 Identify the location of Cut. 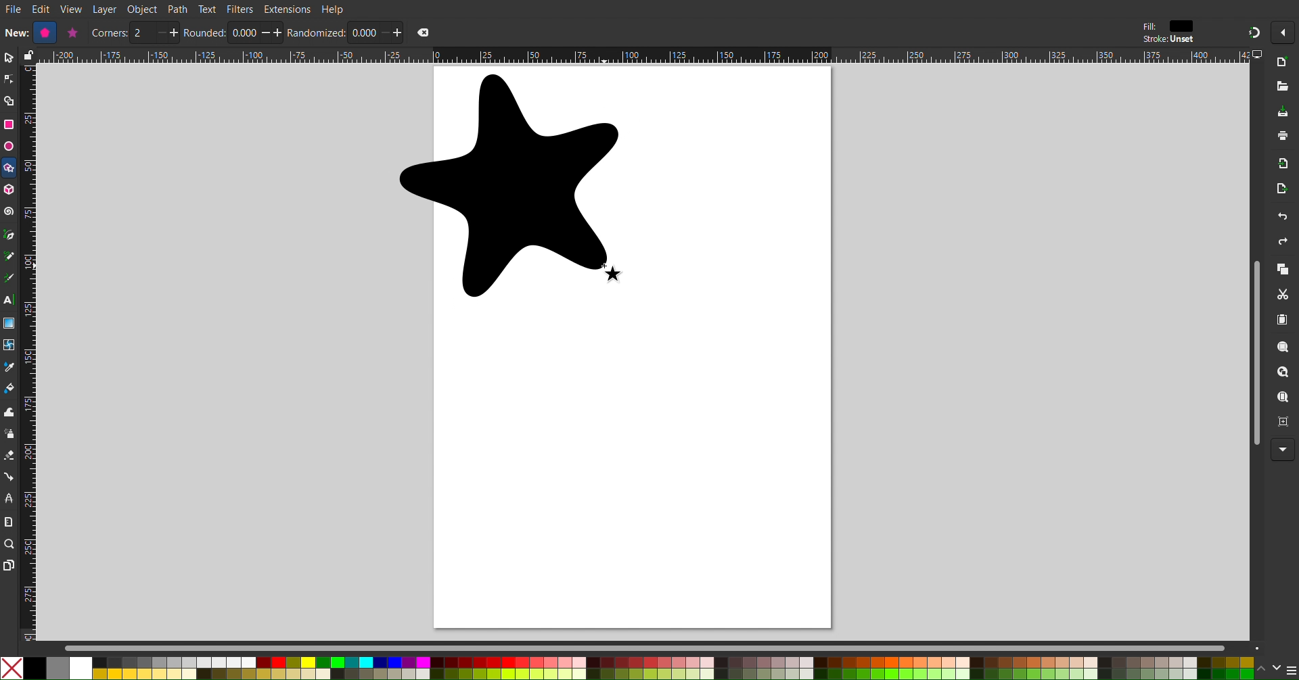
(1285, 295).